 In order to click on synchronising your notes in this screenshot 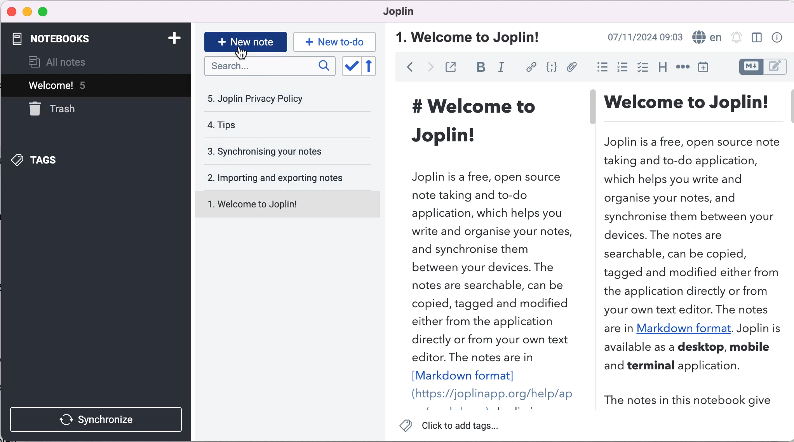, I will do `click(277, 151)`.